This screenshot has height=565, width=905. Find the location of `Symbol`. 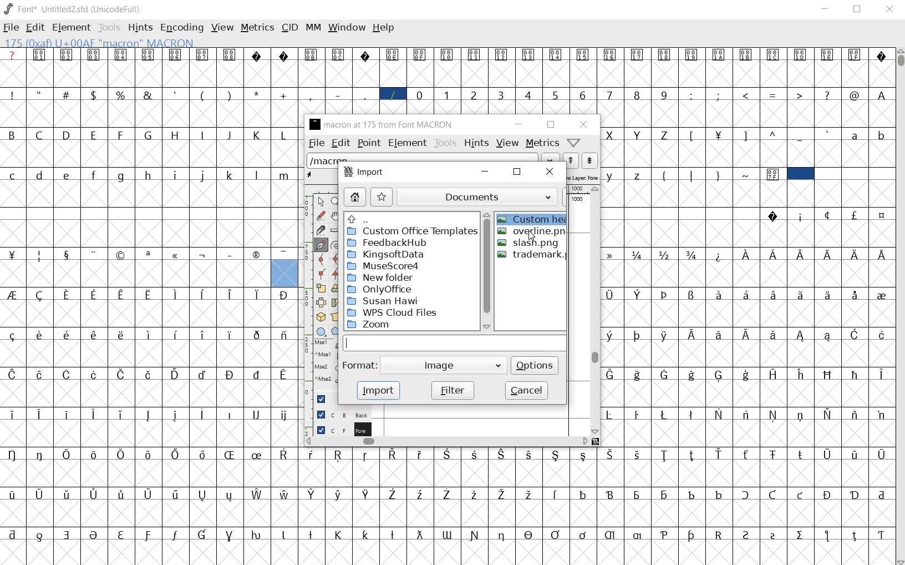

Symbol is located at coordinates (475, 536).